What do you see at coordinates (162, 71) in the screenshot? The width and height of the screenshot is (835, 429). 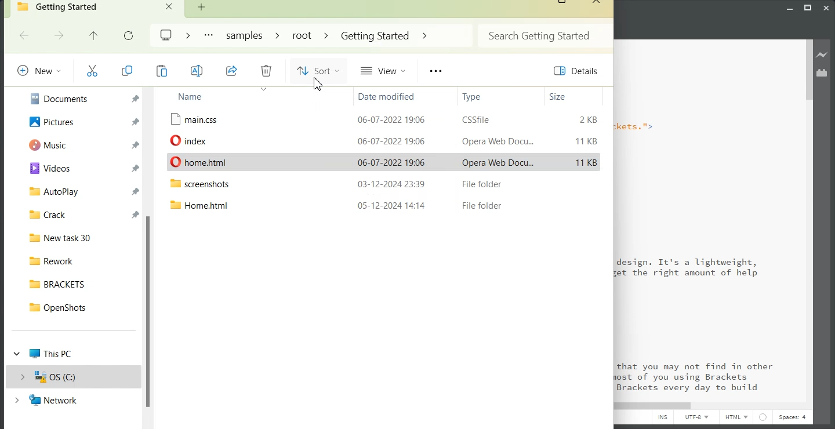 I see `Copy` at bounding box center [162, 71].